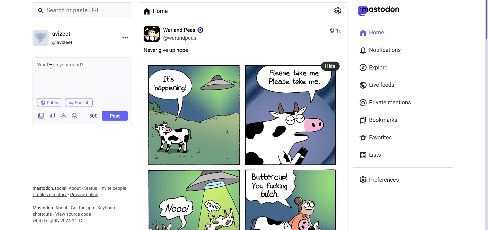  What do you see at coordinates (126, 37) in the screenshot?
I see `Menu` at bounding box center [126, 37].